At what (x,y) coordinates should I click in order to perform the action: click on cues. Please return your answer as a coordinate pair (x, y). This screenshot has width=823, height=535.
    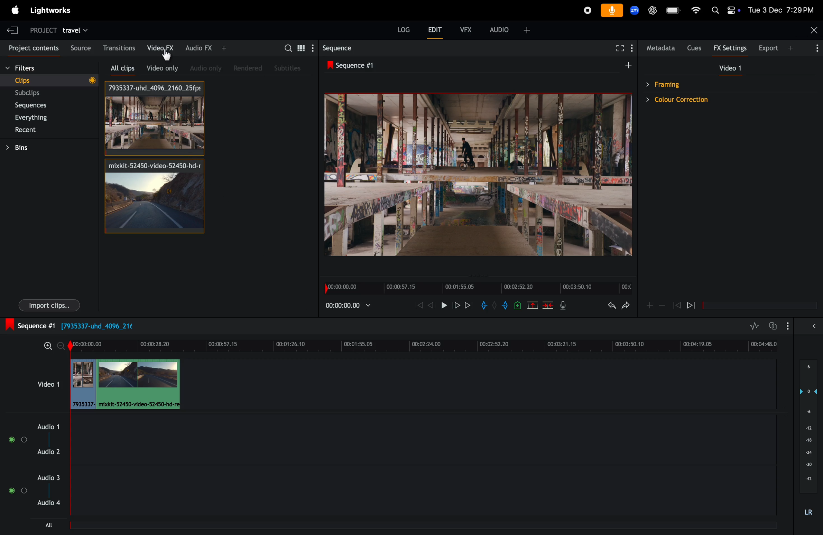
    Looking at the image, I should click on (697, 47).